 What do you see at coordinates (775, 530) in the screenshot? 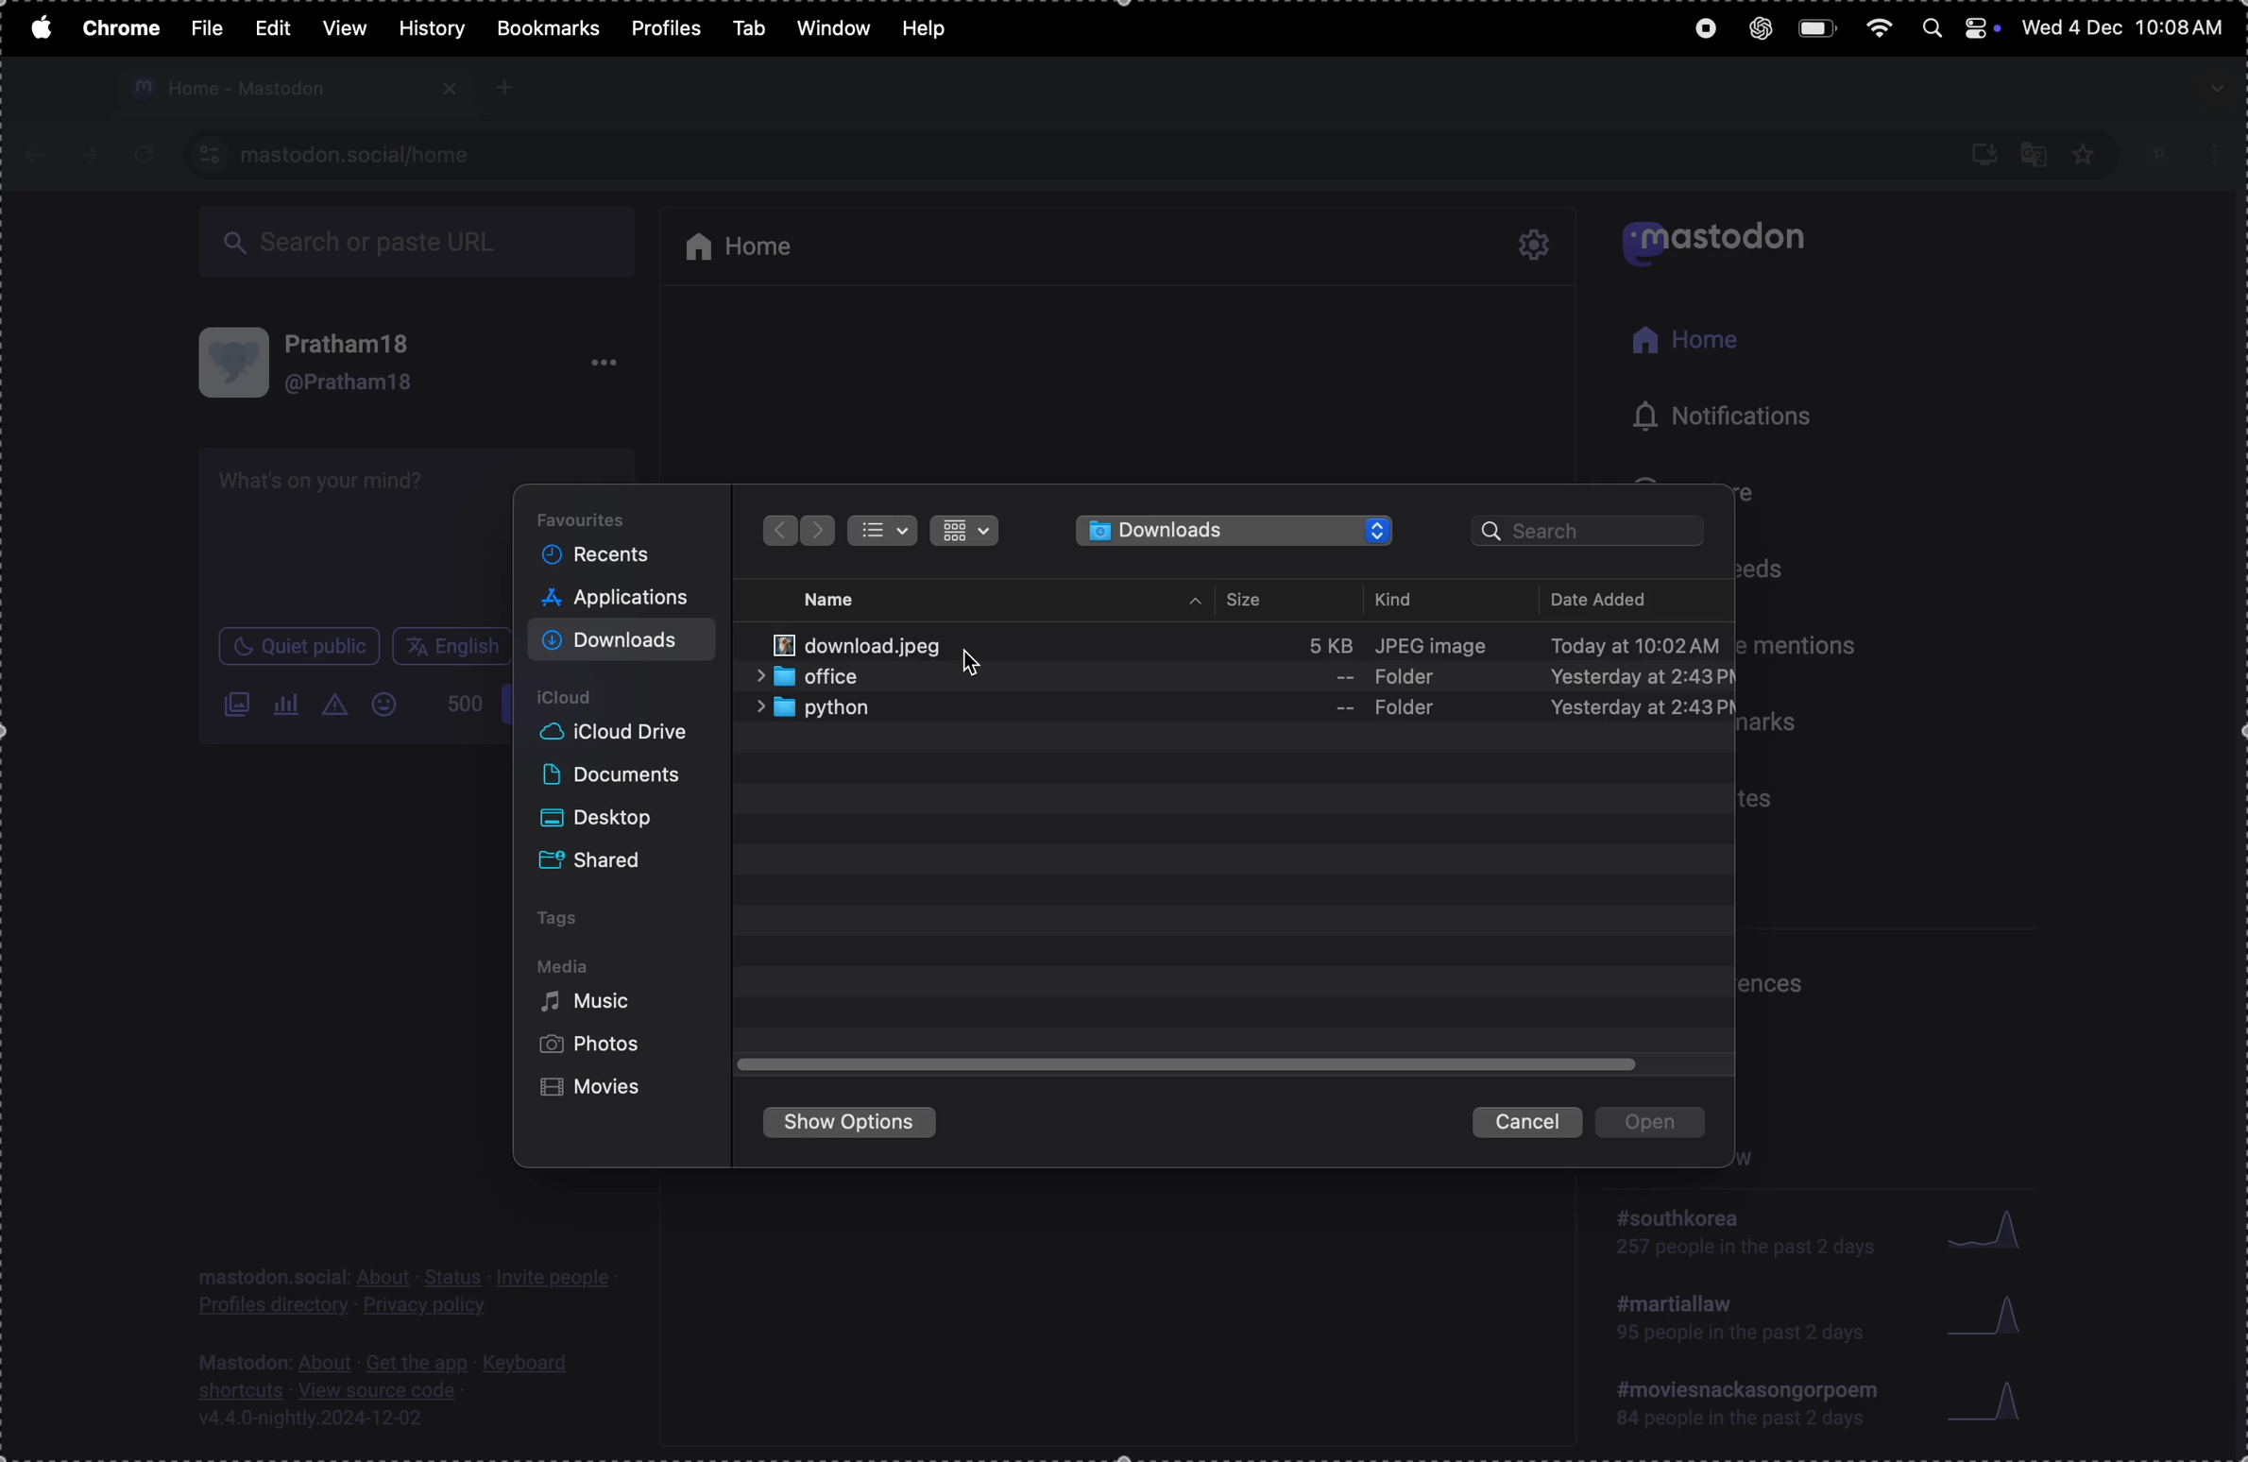
I see `backward` at bounding box center [775, 530].